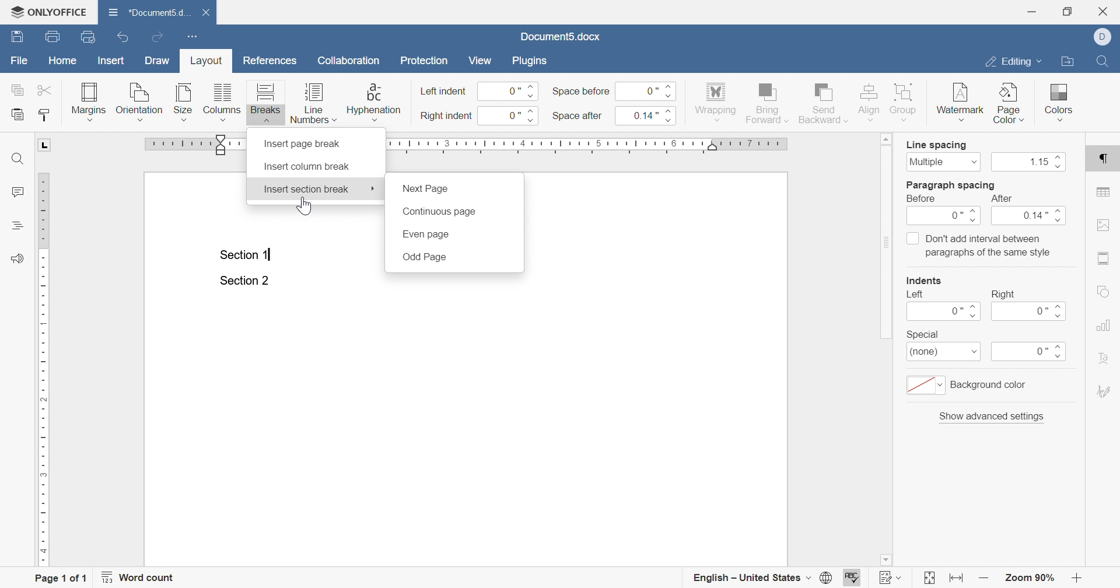 This screenshot has width=1120, height=588. Describe the element at coordinates (1060, 101) in the screenshot. I see `colors` at that location.